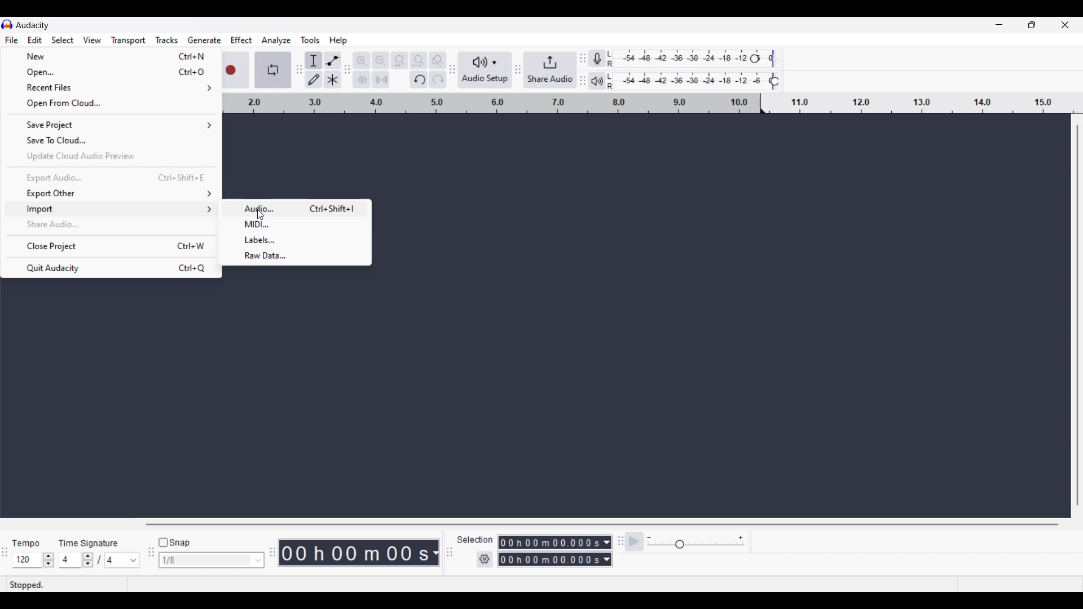 This screenshot has height=609, width=1083. I want to click on Selection settings, so click(485, 559).